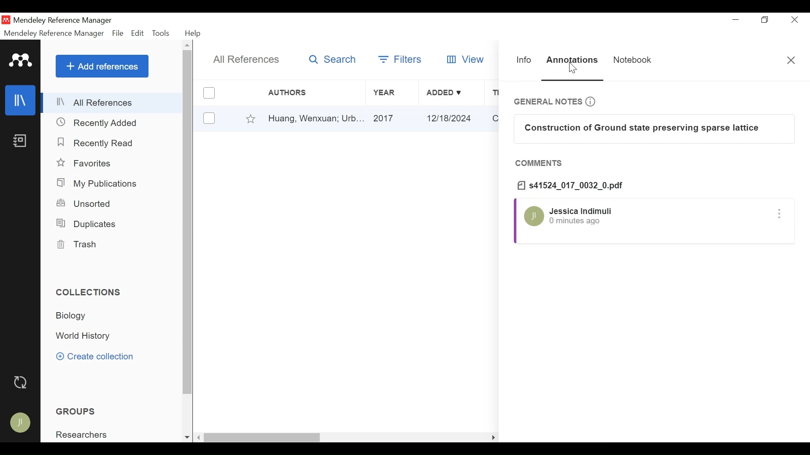 The image size is (810, 455). I want to click on Create Collection, so click(98, 356).